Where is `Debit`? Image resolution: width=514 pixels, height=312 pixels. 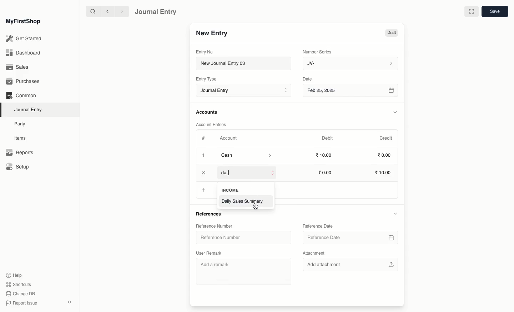
Debit is located at coordinates (327, 138).